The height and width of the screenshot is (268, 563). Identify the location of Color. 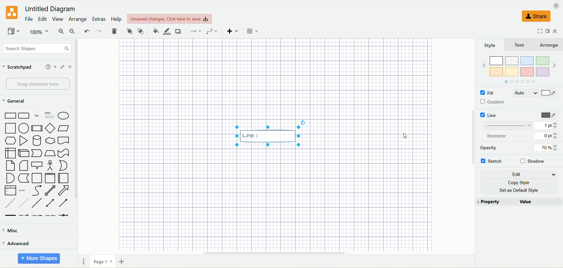
(550, 94).